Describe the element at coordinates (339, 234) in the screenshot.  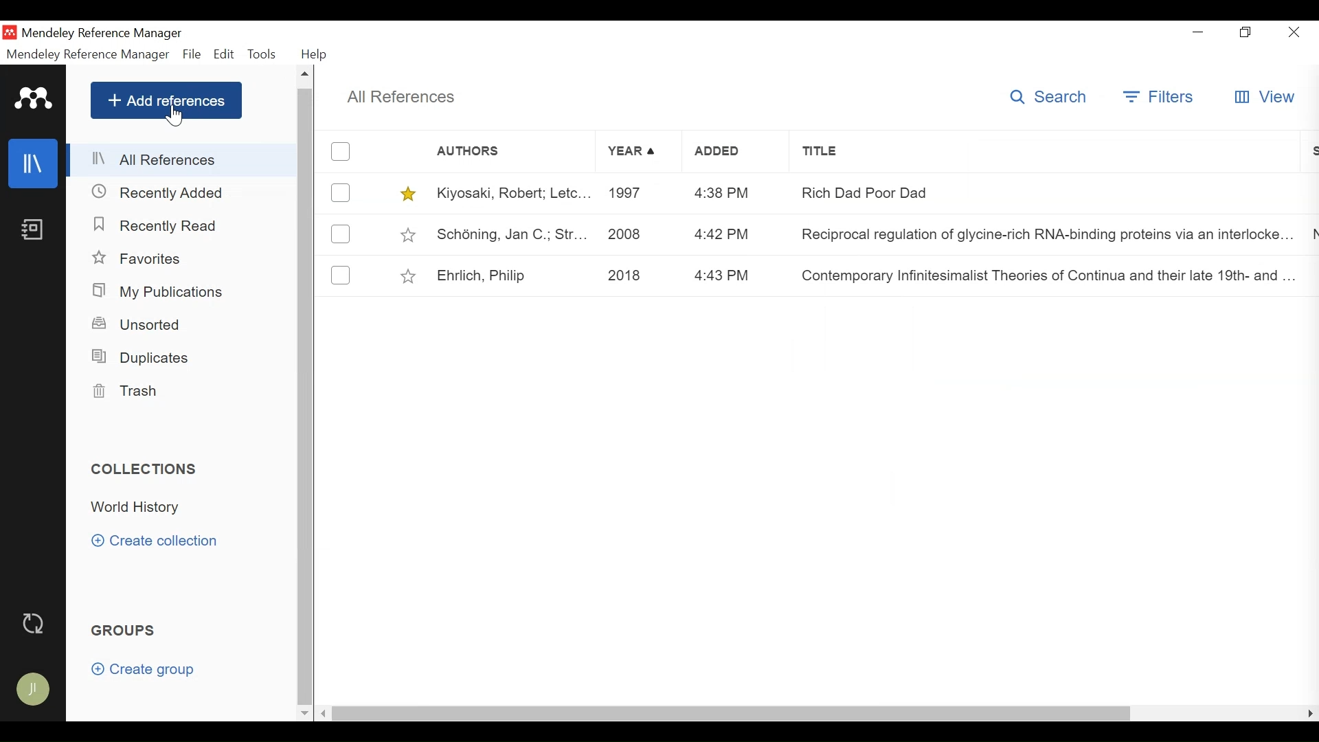
I see `(un)select` at that location.